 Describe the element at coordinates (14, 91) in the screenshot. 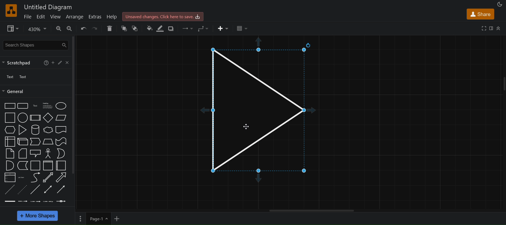

I see `general` at that location.